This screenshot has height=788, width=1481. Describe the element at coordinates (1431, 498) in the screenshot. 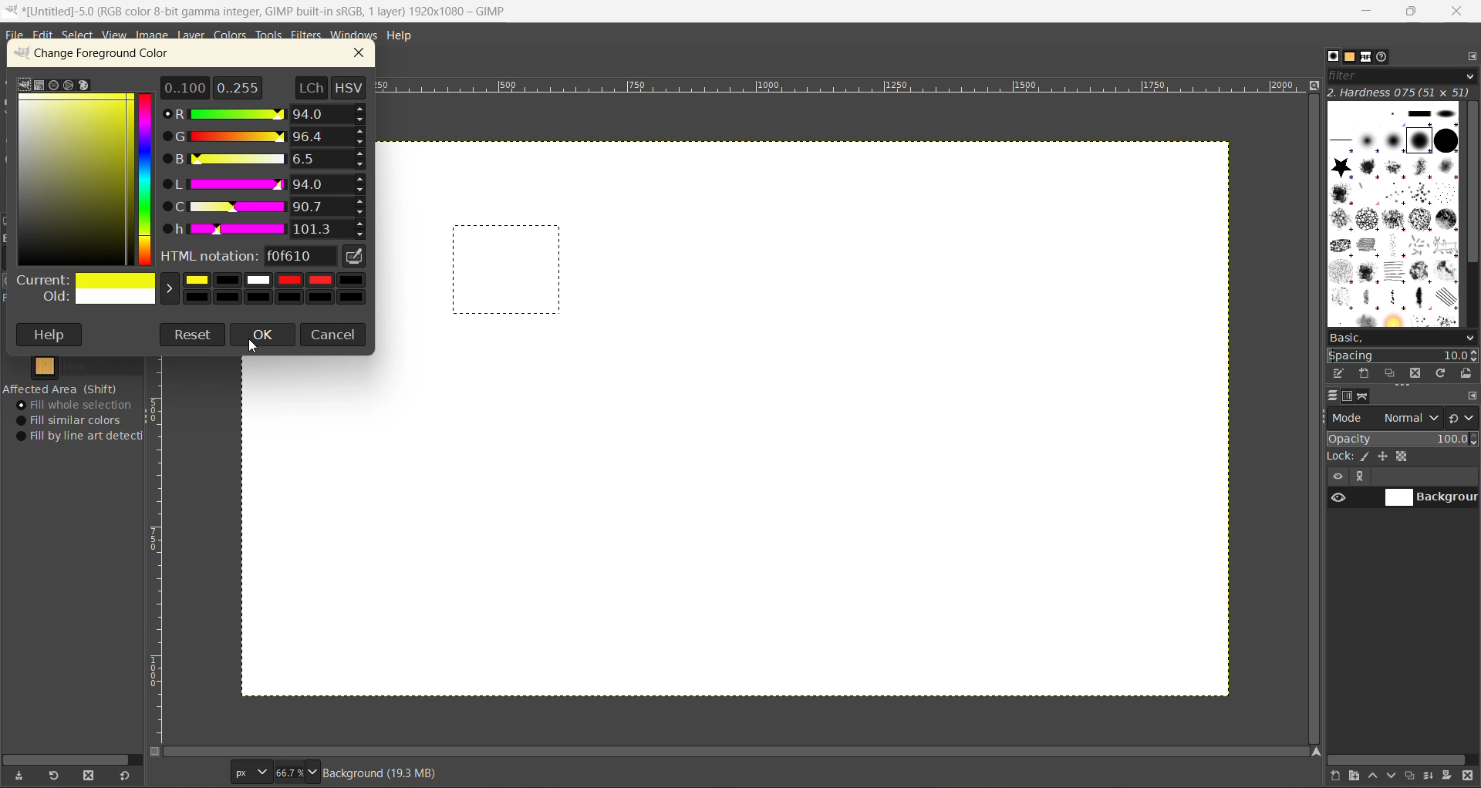

I see `background` at that location.